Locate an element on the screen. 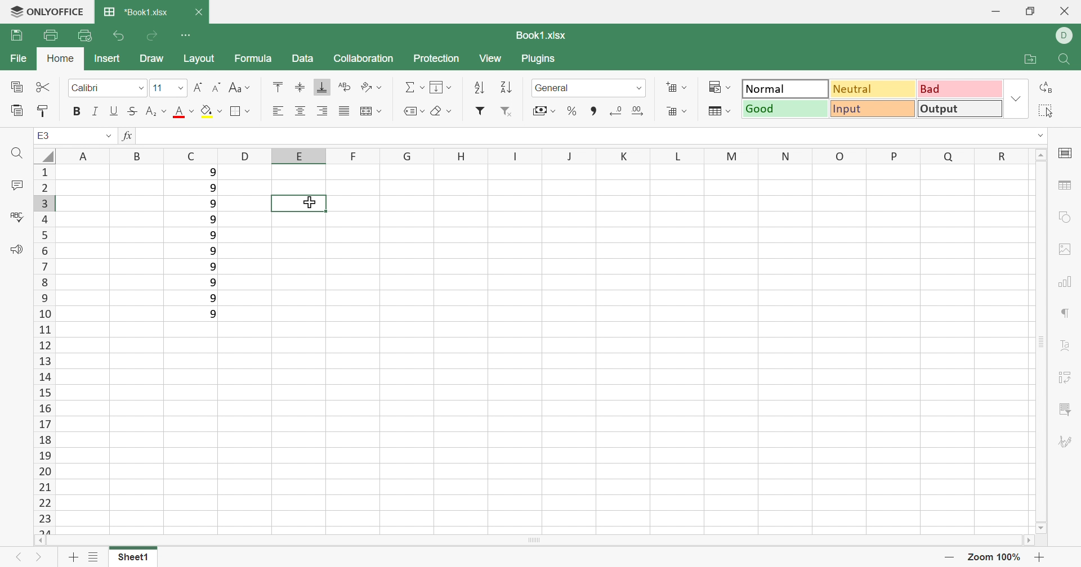  9 is located at coordinates (212, 218).